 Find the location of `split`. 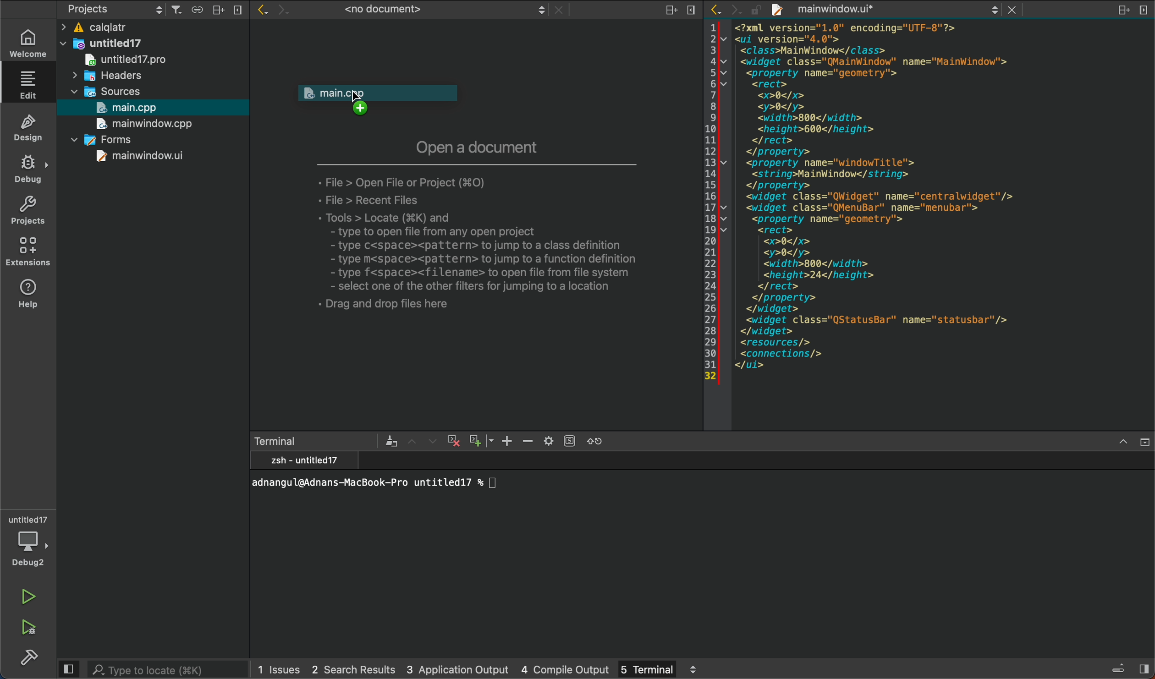

split is located at coordinates (219, 10).